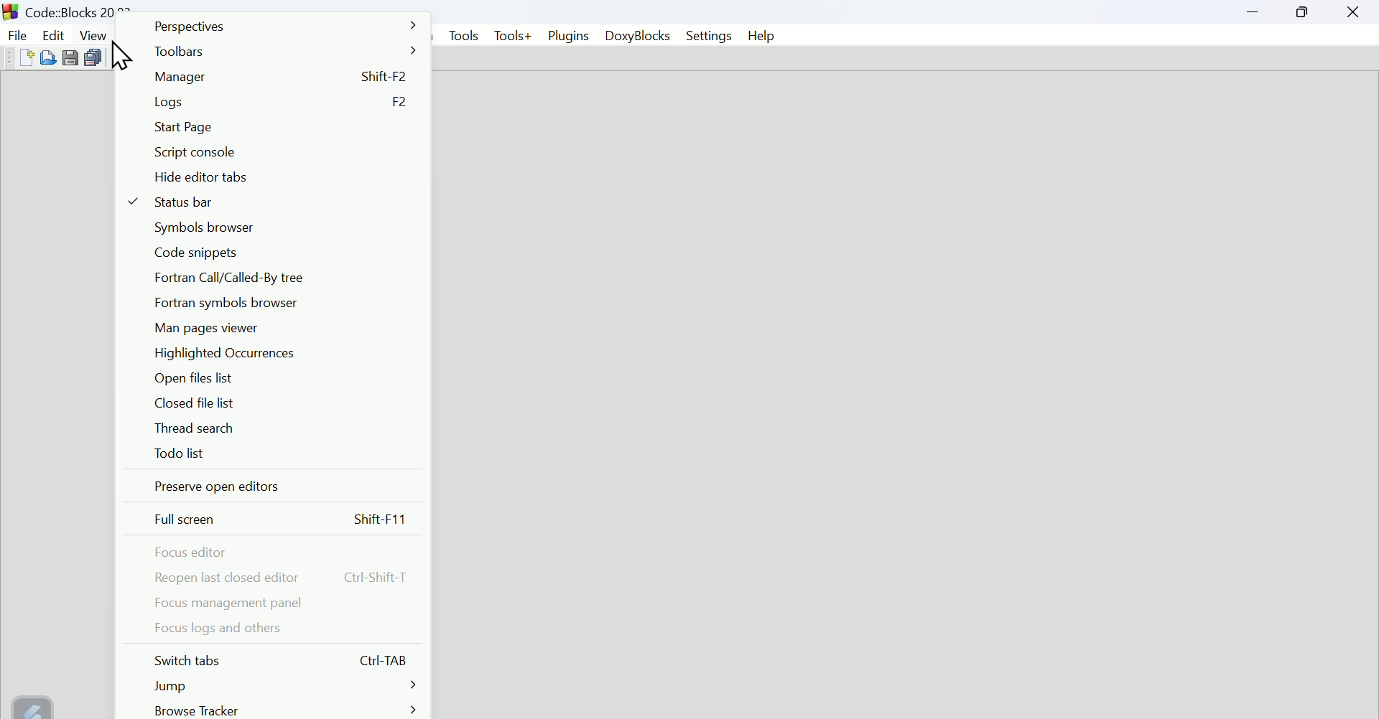 This screenshot has height=719, width=1379. What do you see at coordinates (1303, 11) in the screenshot?
I see `Maximize` at bounding box center [1303, 11].